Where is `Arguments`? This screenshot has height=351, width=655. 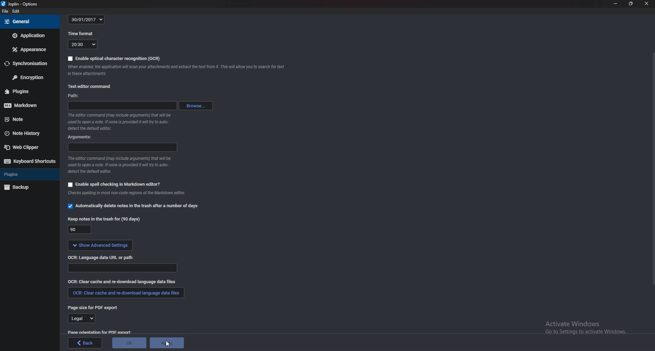 Arguments is located at coordinates (81, 137).